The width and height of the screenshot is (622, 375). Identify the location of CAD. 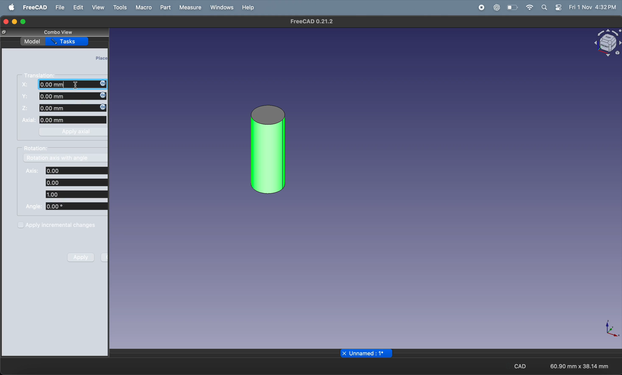
(517, 366).